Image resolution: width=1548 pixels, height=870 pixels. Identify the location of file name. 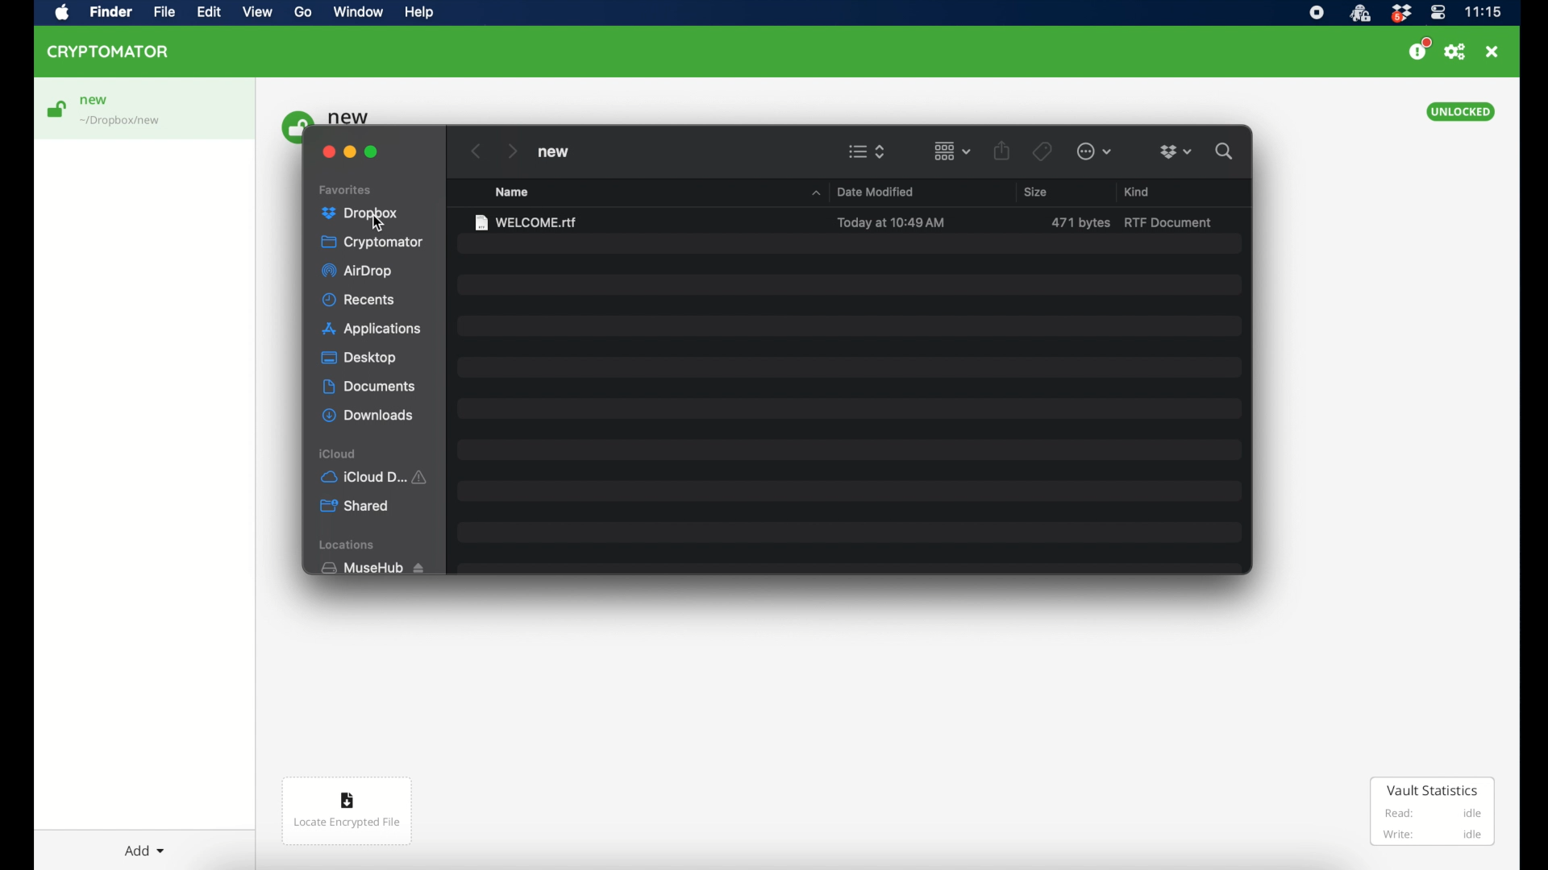
(526, 223).